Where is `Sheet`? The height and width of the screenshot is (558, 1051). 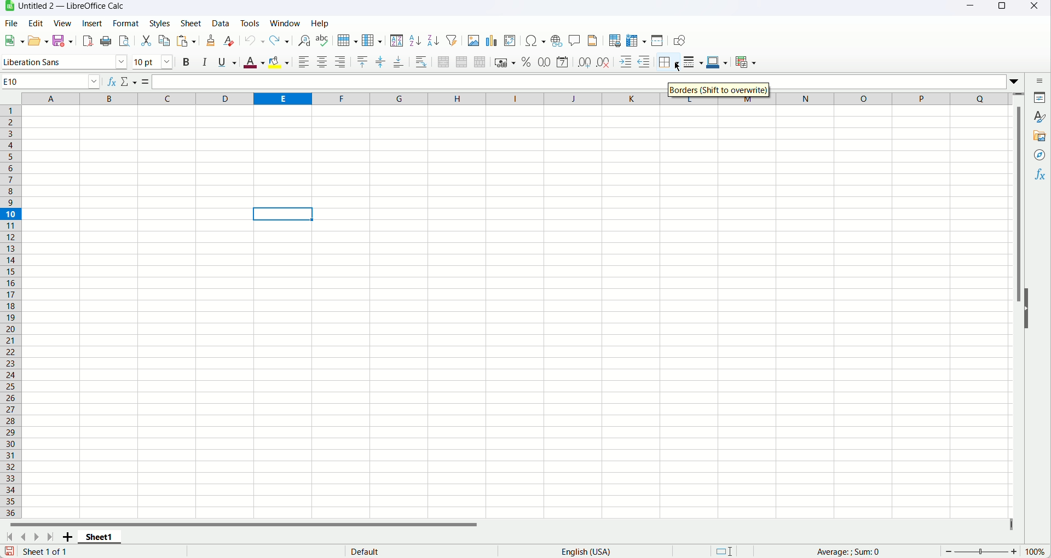
Sheet is located at coordinates (193, 24).